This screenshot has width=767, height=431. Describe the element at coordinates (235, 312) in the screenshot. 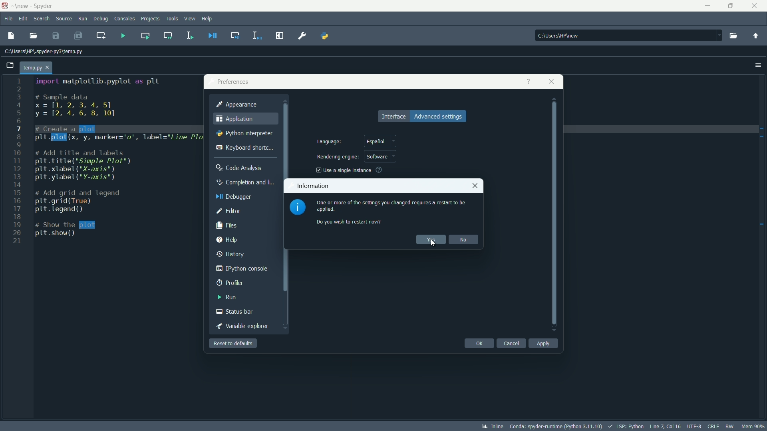

I see `status bar` at that location.